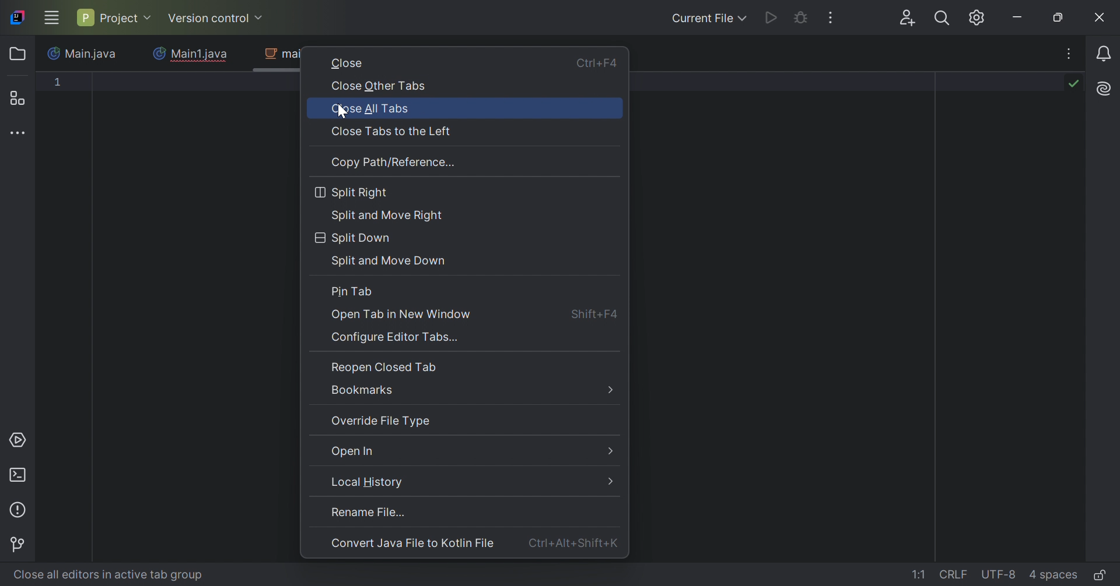 This screenshot has height=586, width=1120. Describe the element at coordinates (944, 20) in the screenshot. I see `Search everywhere` at that location.